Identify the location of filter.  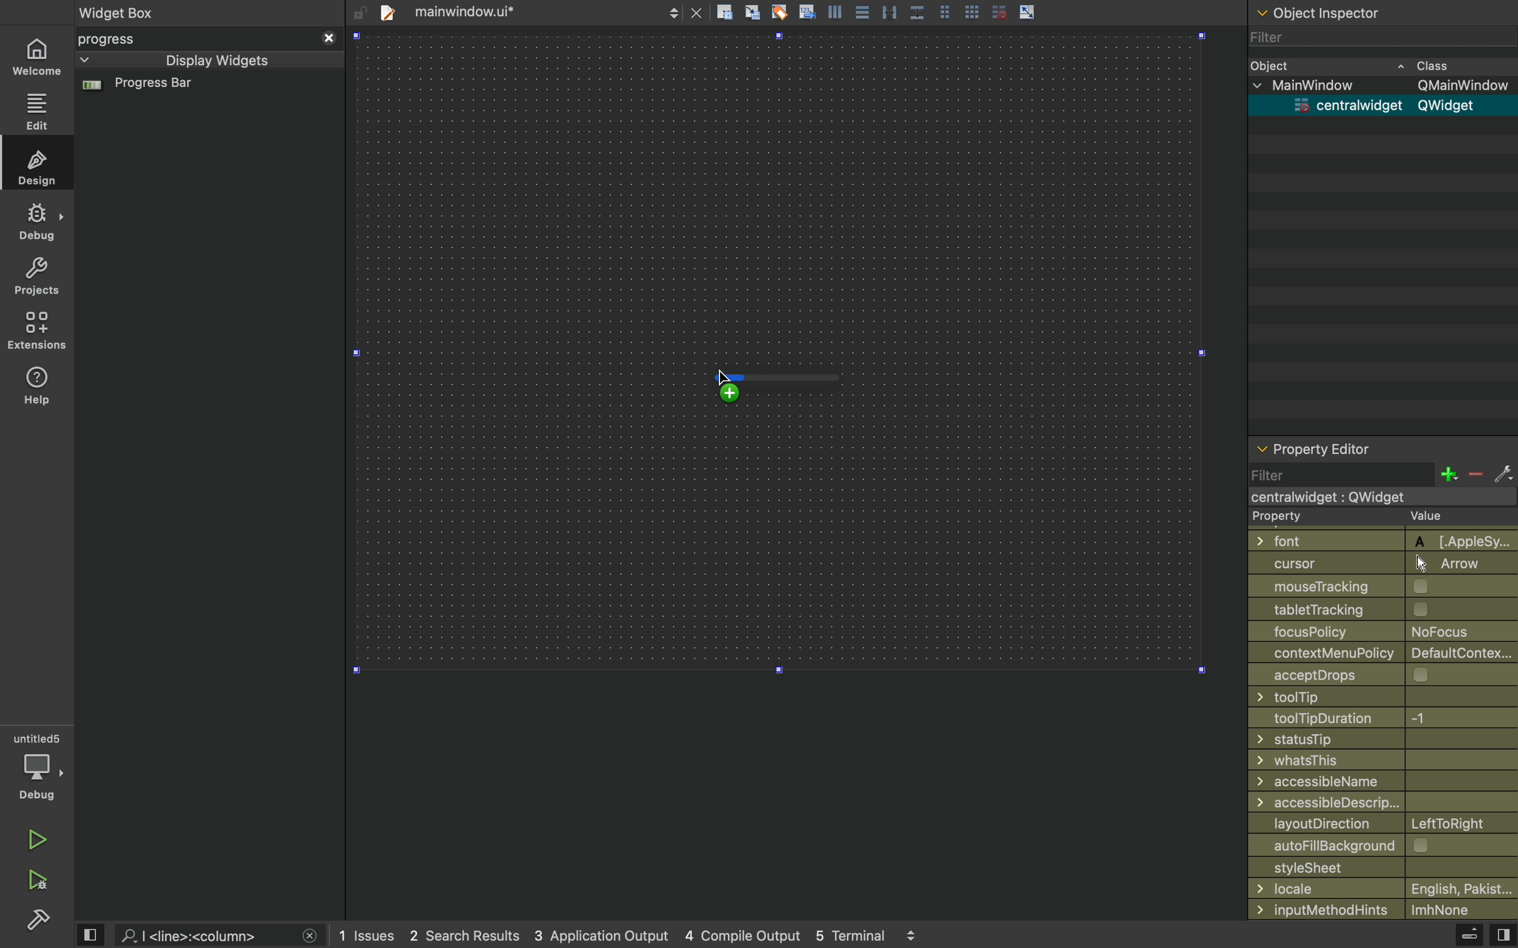
(1382, 474).